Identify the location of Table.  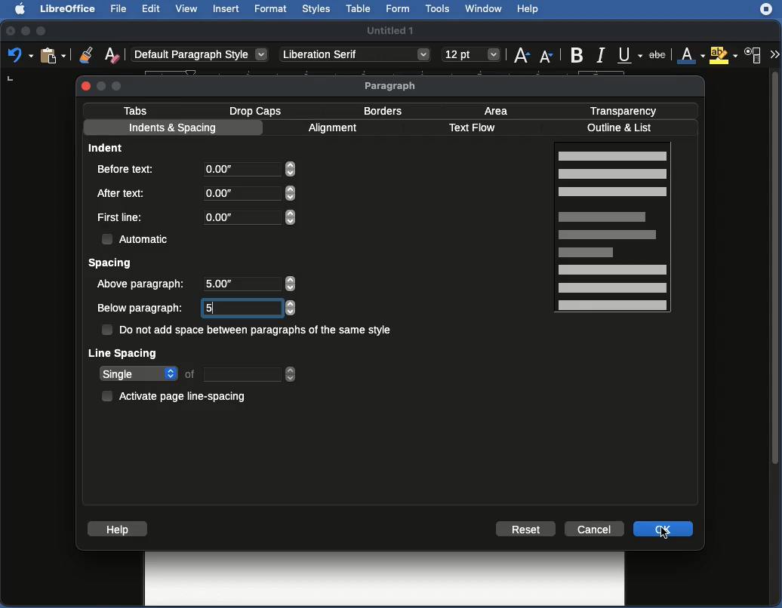
(359, 9).